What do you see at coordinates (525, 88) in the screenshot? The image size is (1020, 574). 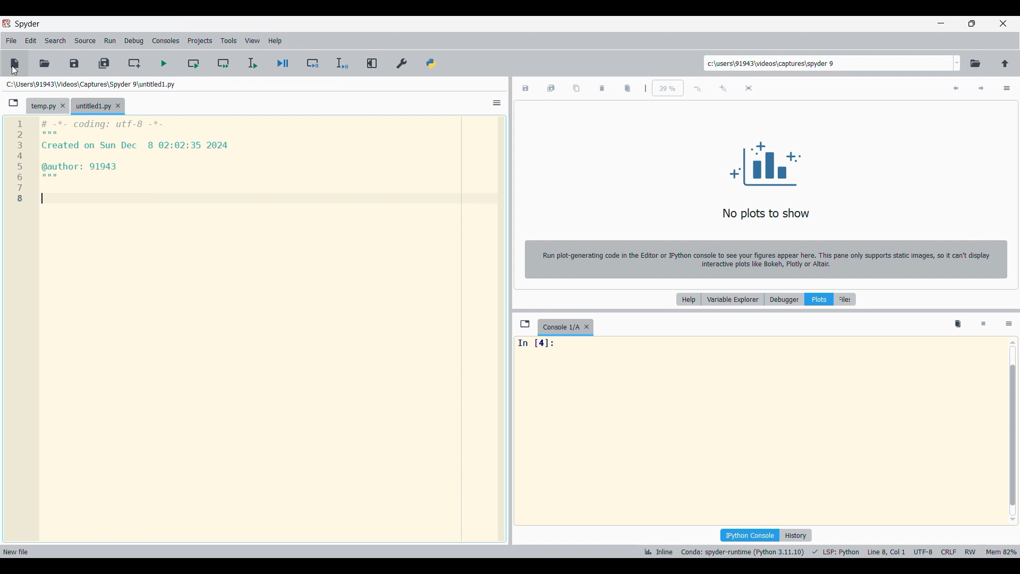 I see `Save plot as` at bounding box center [525, 88].